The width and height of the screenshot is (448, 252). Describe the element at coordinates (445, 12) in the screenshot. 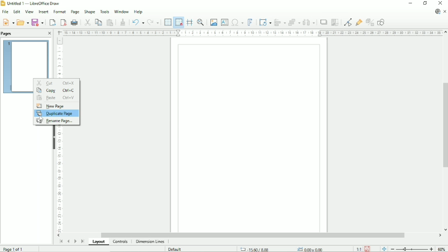

I see `Close document` at that location.